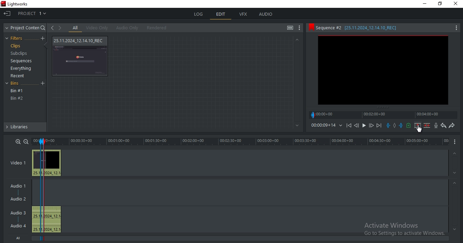  What do you see at coordinates (291, 27) in the screenshot?
I see `` at bounding box center [291, 27].